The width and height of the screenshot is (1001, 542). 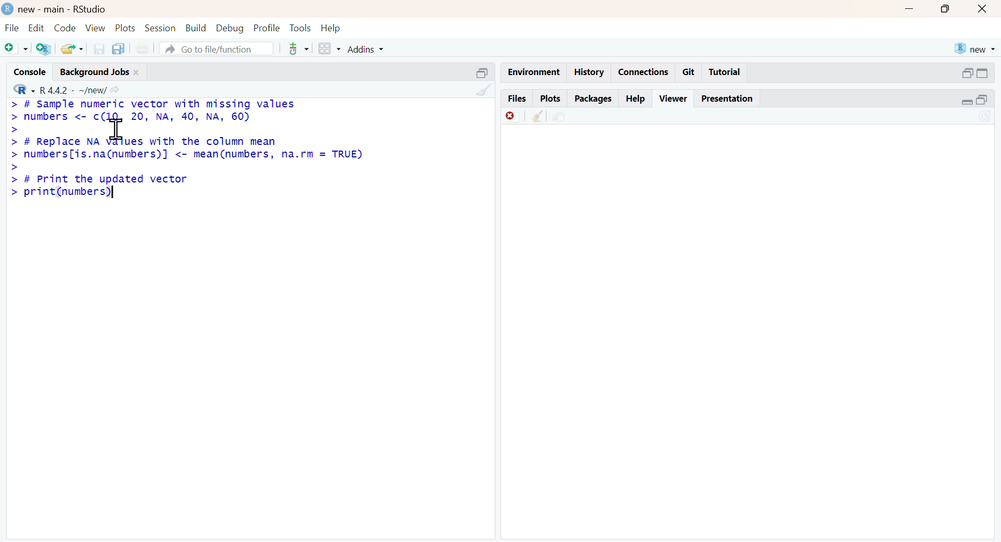 I want to click on help, so click(x=636, y=100).